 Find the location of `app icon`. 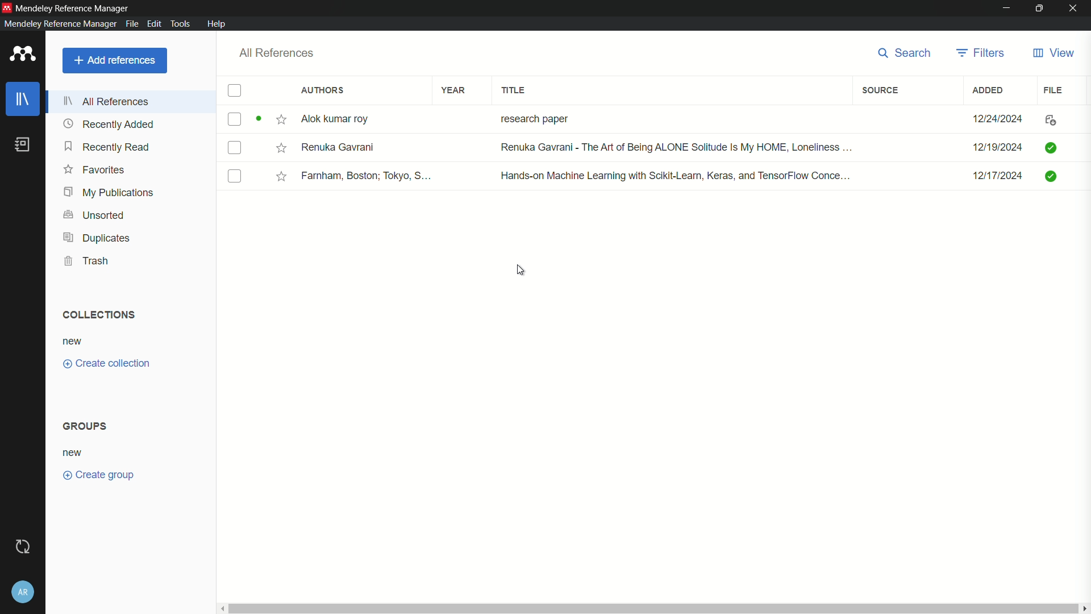

app icon is located at coordinates (7, 7).